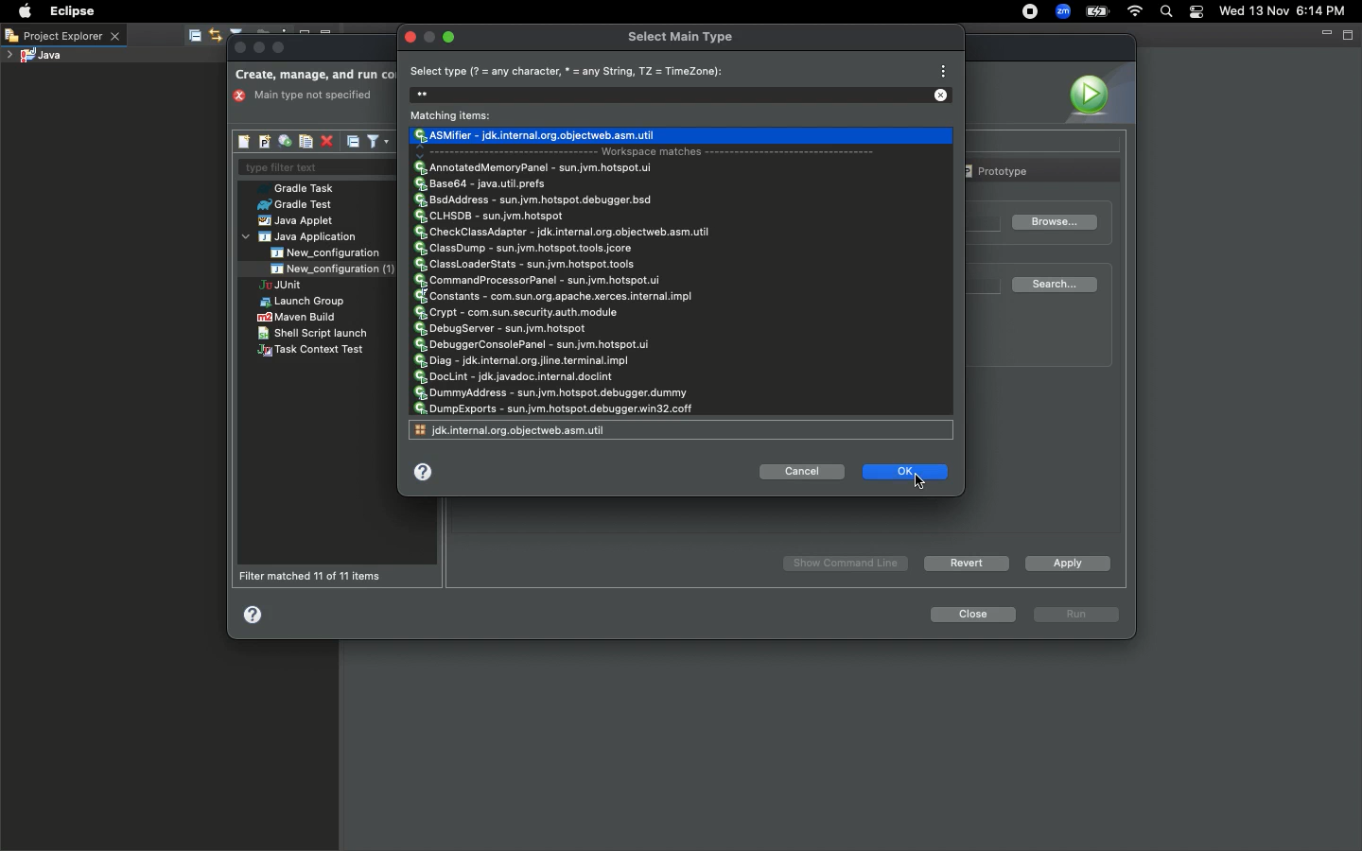 Image resolution: width=1362 pixels, height=851 pixels. What do you see at coordinates (241, 48) in the screenshot?
I see `Close` at bounding box center [241, 48].